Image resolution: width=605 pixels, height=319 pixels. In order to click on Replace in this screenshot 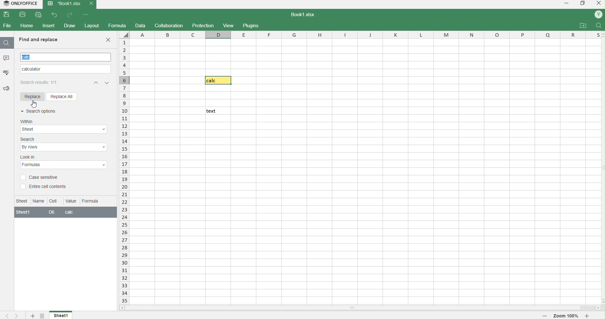, I will do `click(32, 97)`.